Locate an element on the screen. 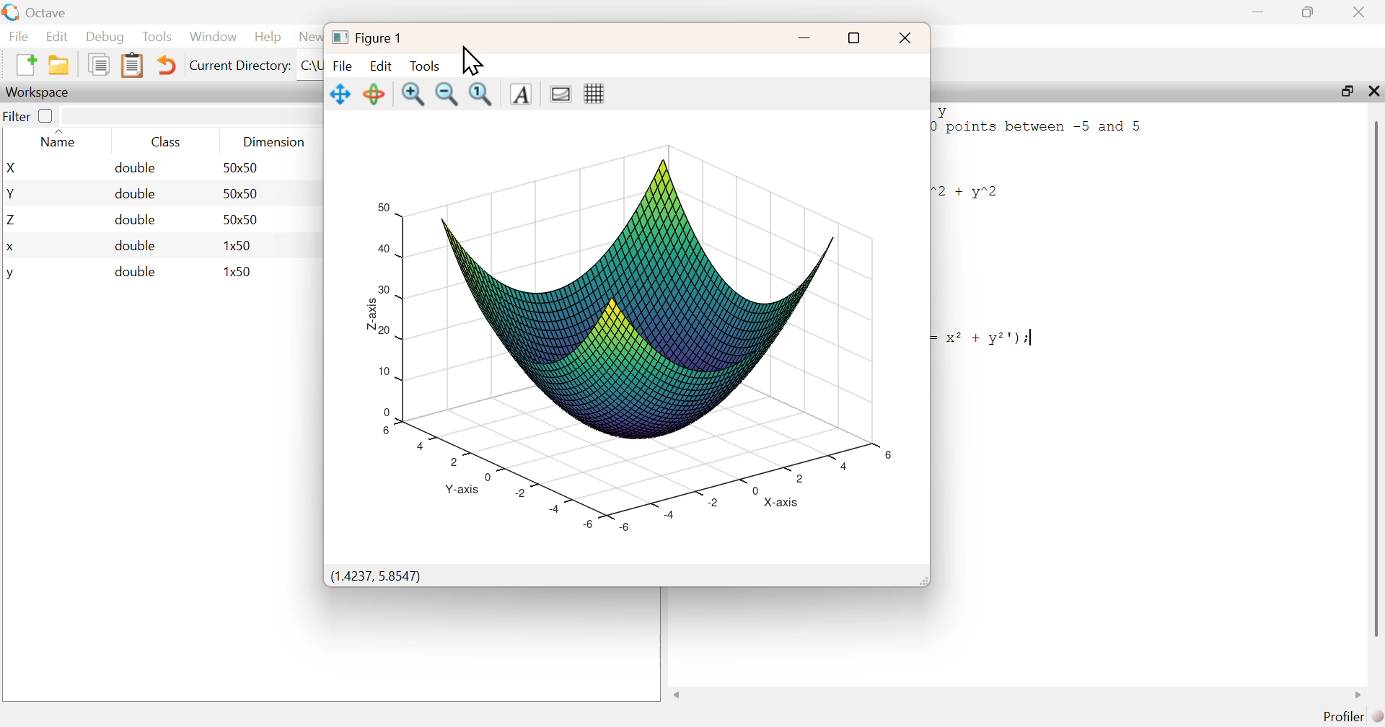  1x50 is located at coordinates (239, 270).